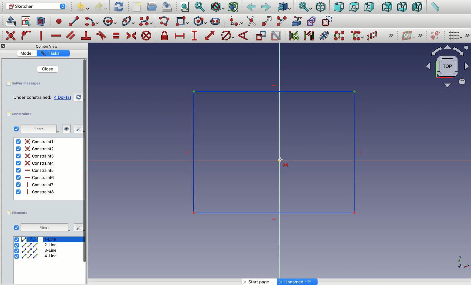 Image resolution: width=471 pixels, height=285 pixels. What do you see at coordinates (23, 83) in the screenshot?
I see `Save` at bounding box center [23, 83].